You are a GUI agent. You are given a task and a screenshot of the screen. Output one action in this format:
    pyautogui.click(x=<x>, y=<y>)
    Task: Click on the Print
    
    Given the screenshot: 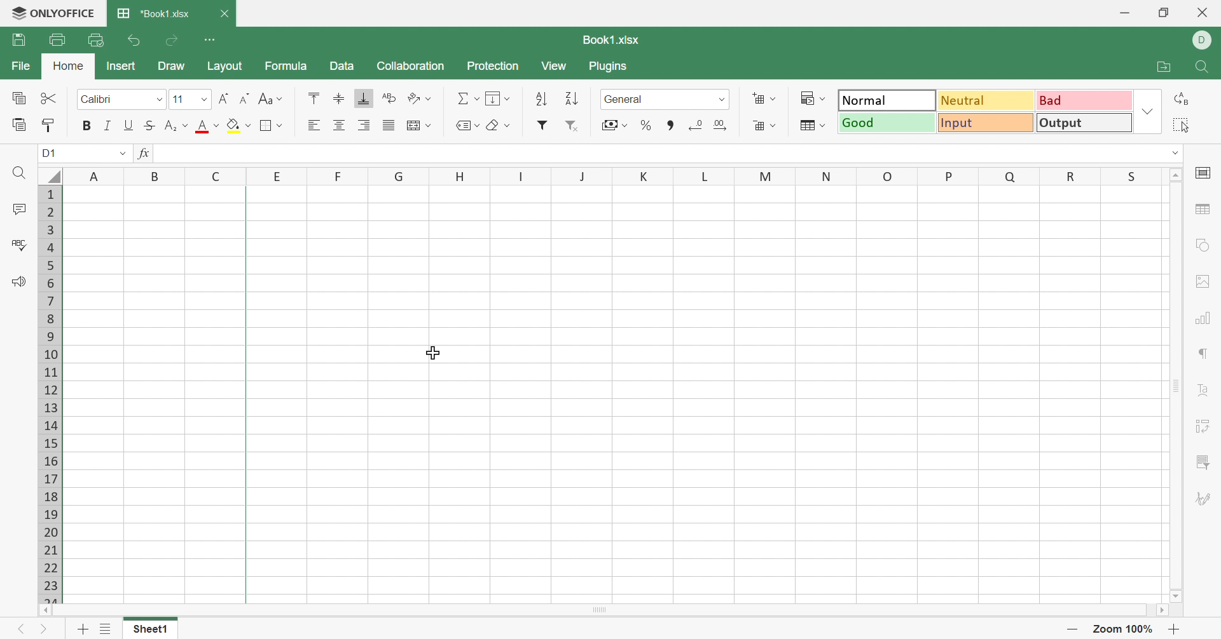 What is the action you would take?
    pyautogui.click(x=59, y=39)
    